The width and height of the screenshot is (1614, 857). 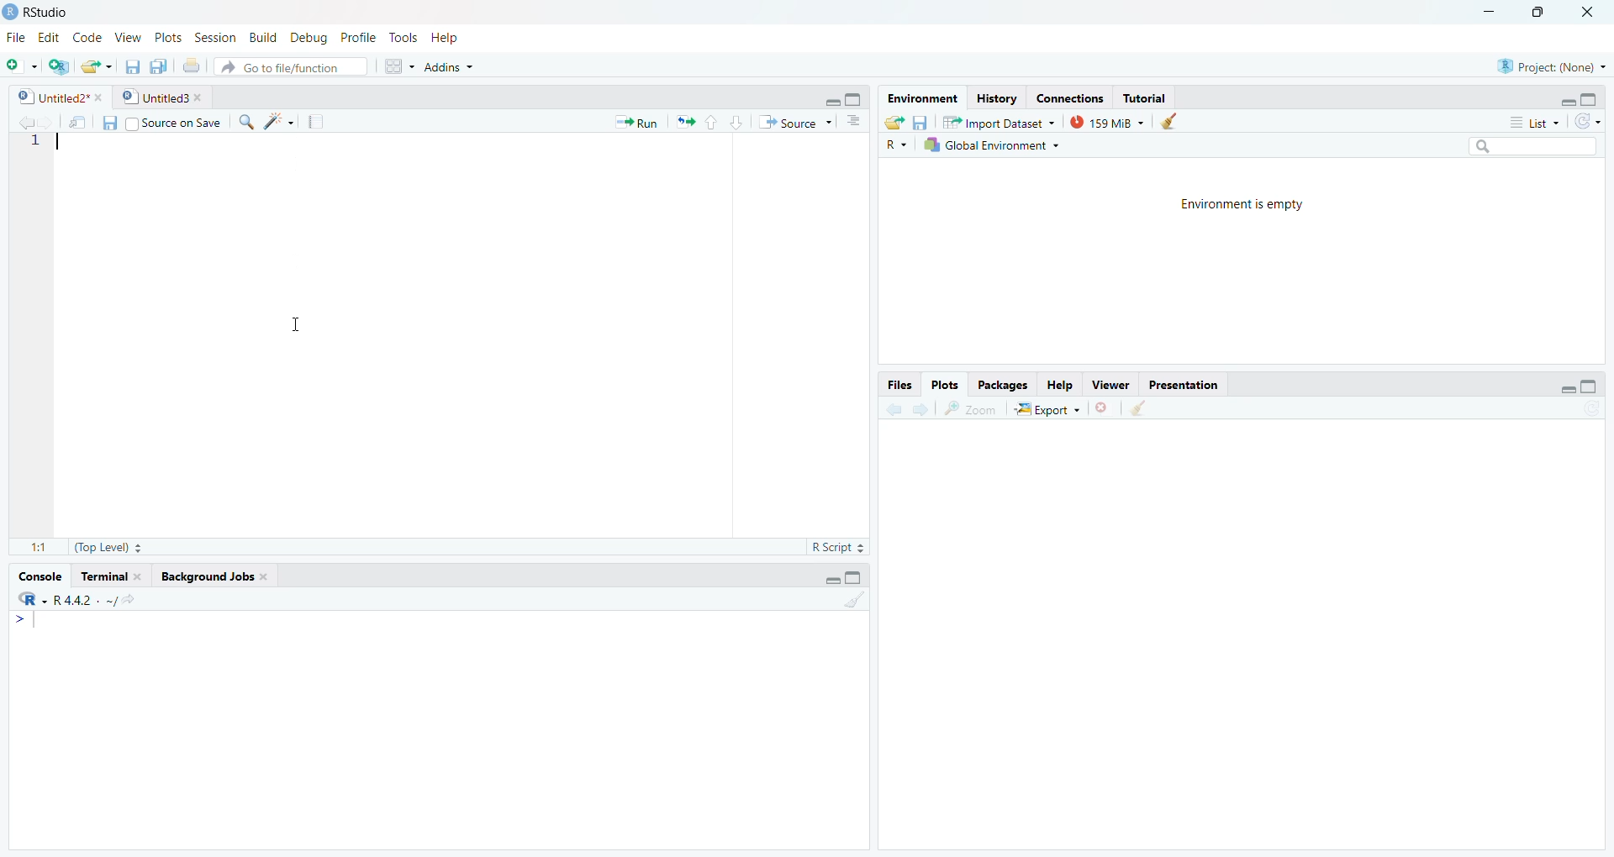 I want to click on R Script , so click(x=836, y=549).